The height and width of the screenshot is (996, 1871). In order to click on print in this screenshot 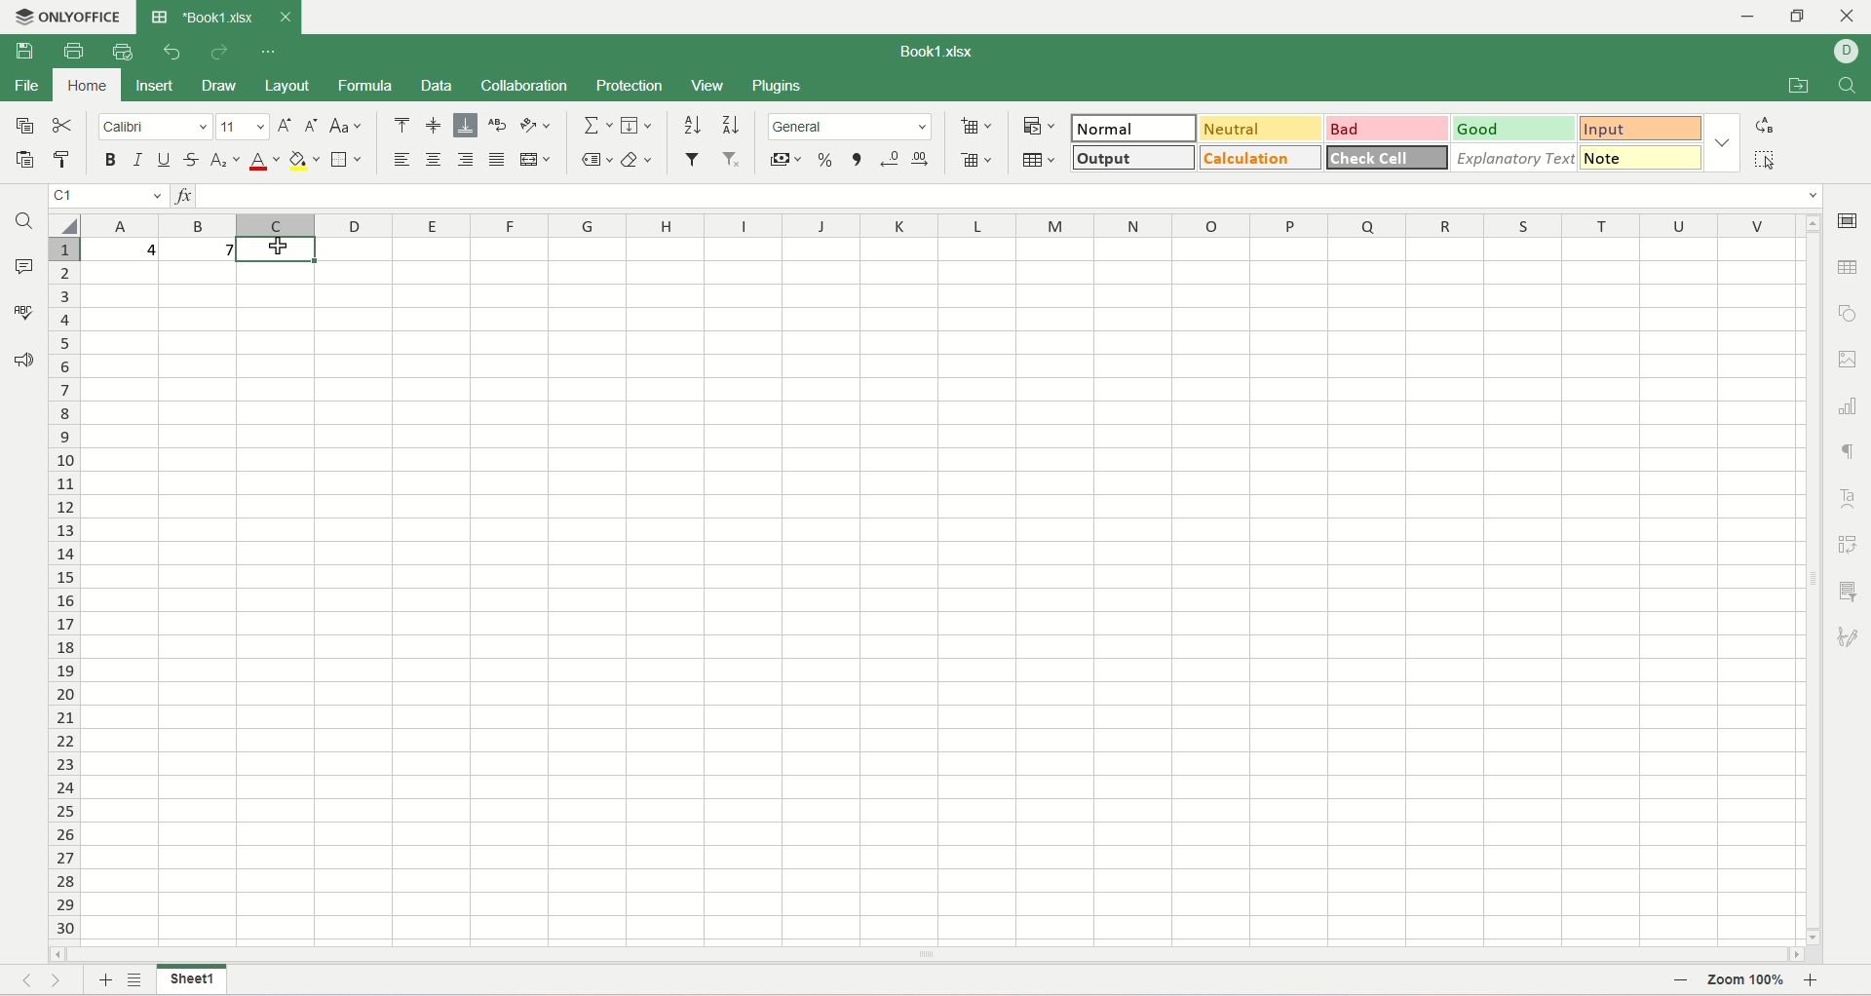, I will do `click(74, 49)`.